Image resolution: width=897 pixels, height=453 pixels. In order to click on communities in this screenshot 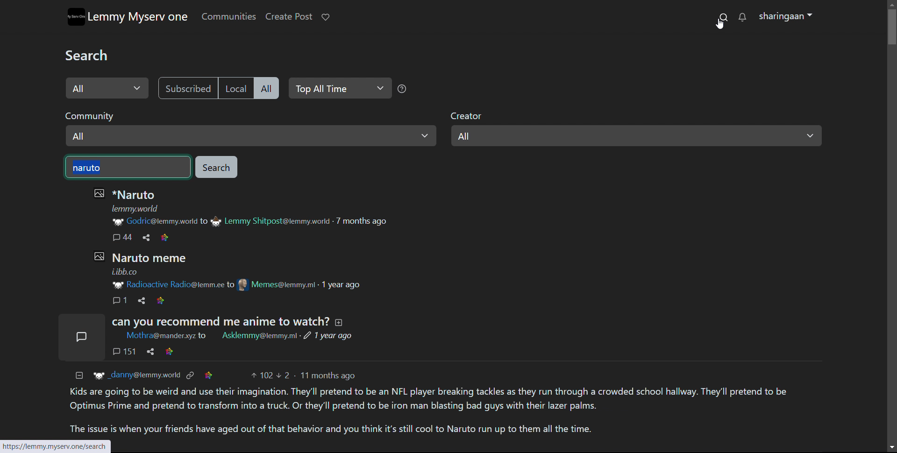, I will do `click(228, 16)`.